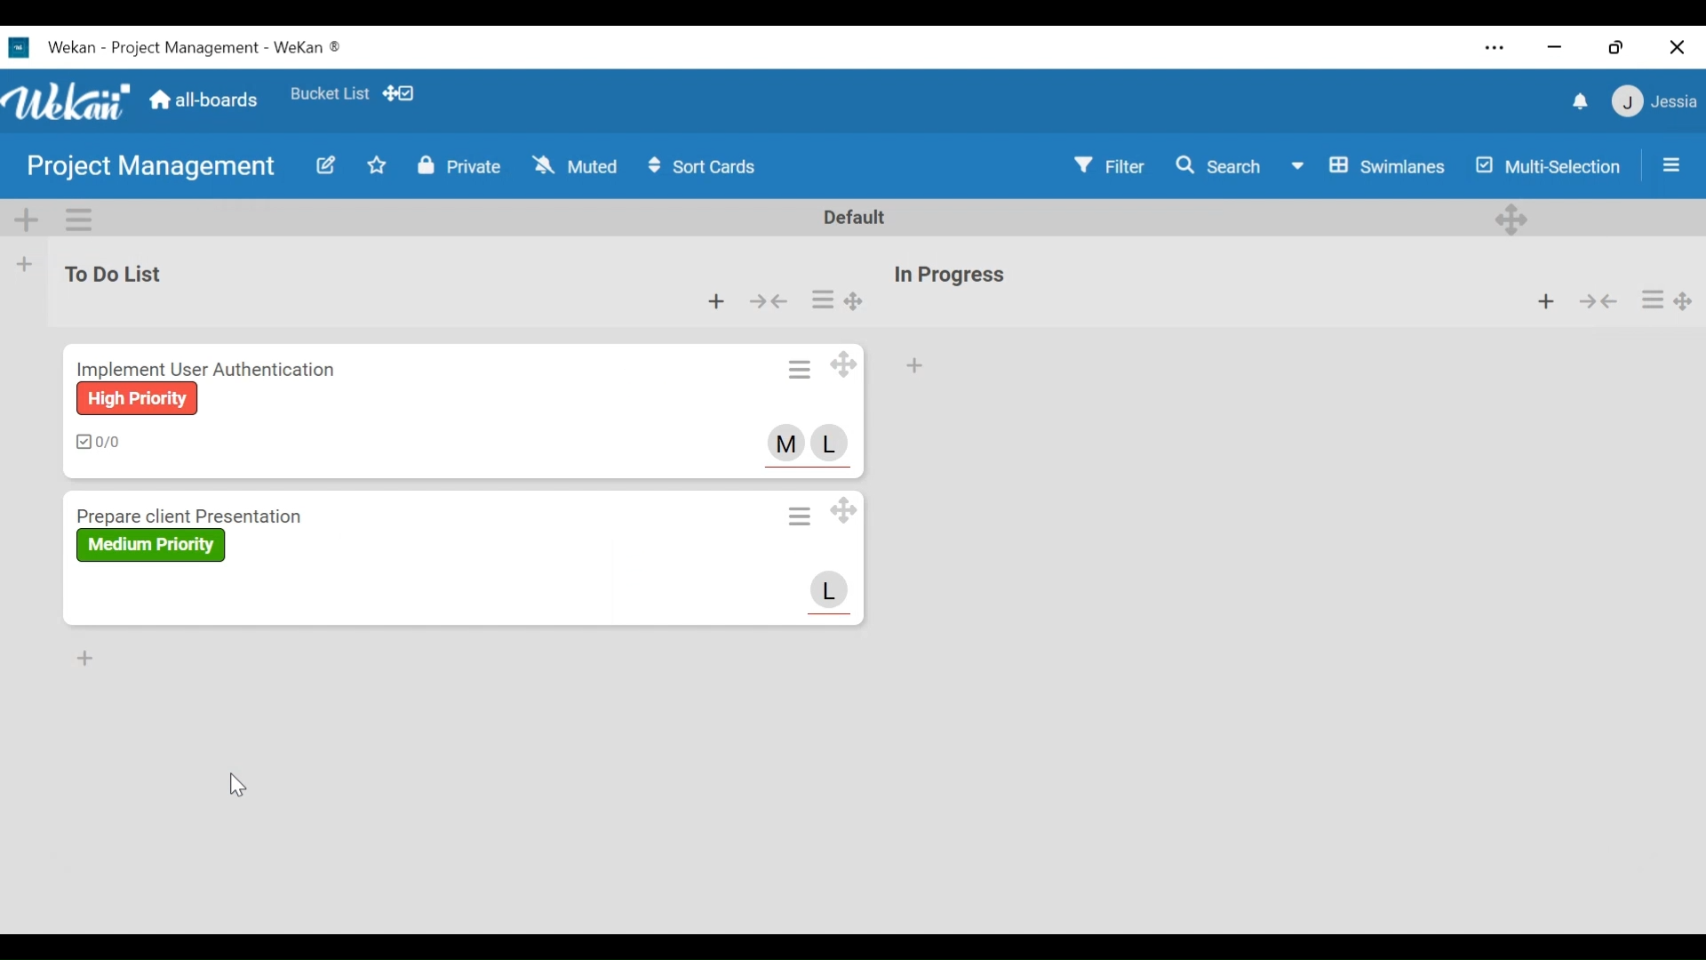 The height and width of the screenshot is (960, 1706). I want to click on label, so click(152, 545).